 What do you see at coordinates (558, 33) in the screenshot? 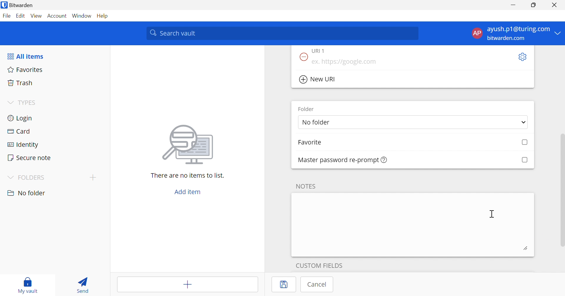
I see `Drop Down` at bounding box center [558, 33].